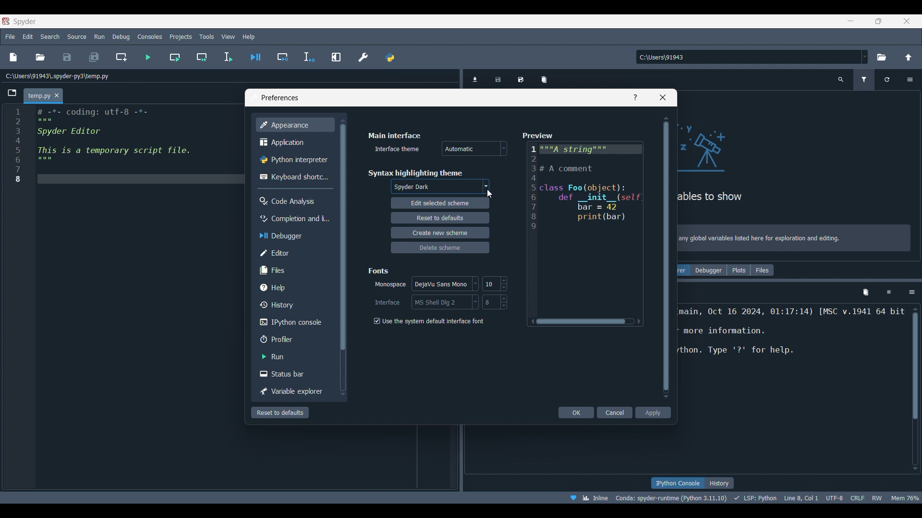  I want to click on Indicates Monospace settings, so click(390, 285).